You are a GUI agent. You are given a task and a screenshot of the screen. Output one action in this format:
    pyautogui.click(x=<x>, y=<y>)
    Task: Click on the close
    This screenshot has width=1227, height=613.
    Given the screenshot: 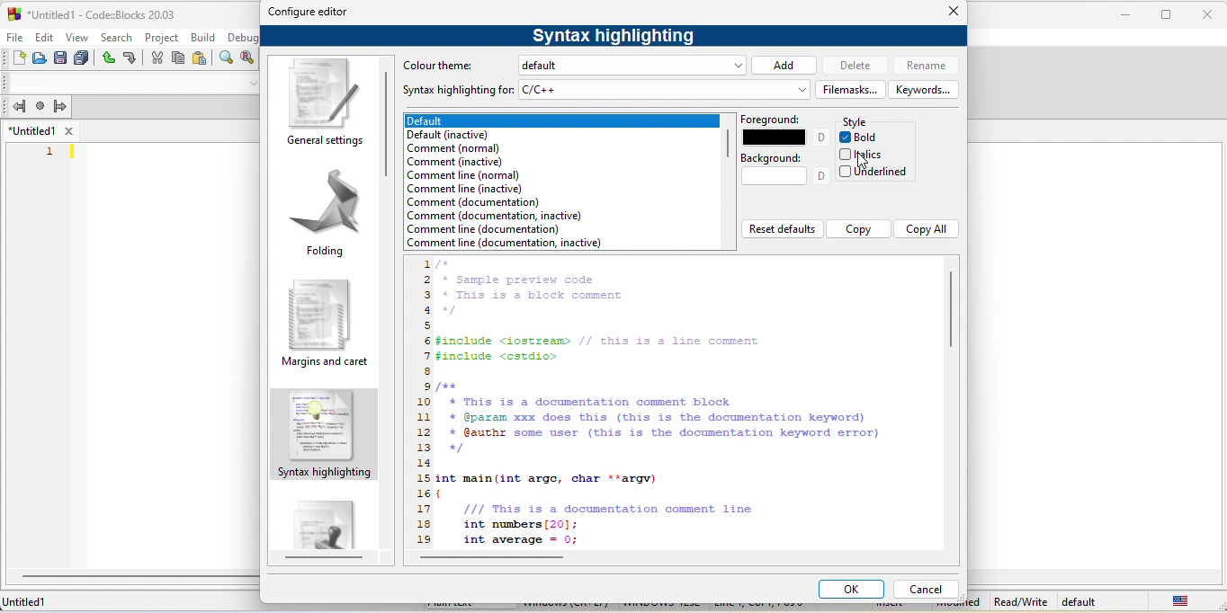 What is the action you would take?
    pyautogui.click(x=1206, y=15)
    